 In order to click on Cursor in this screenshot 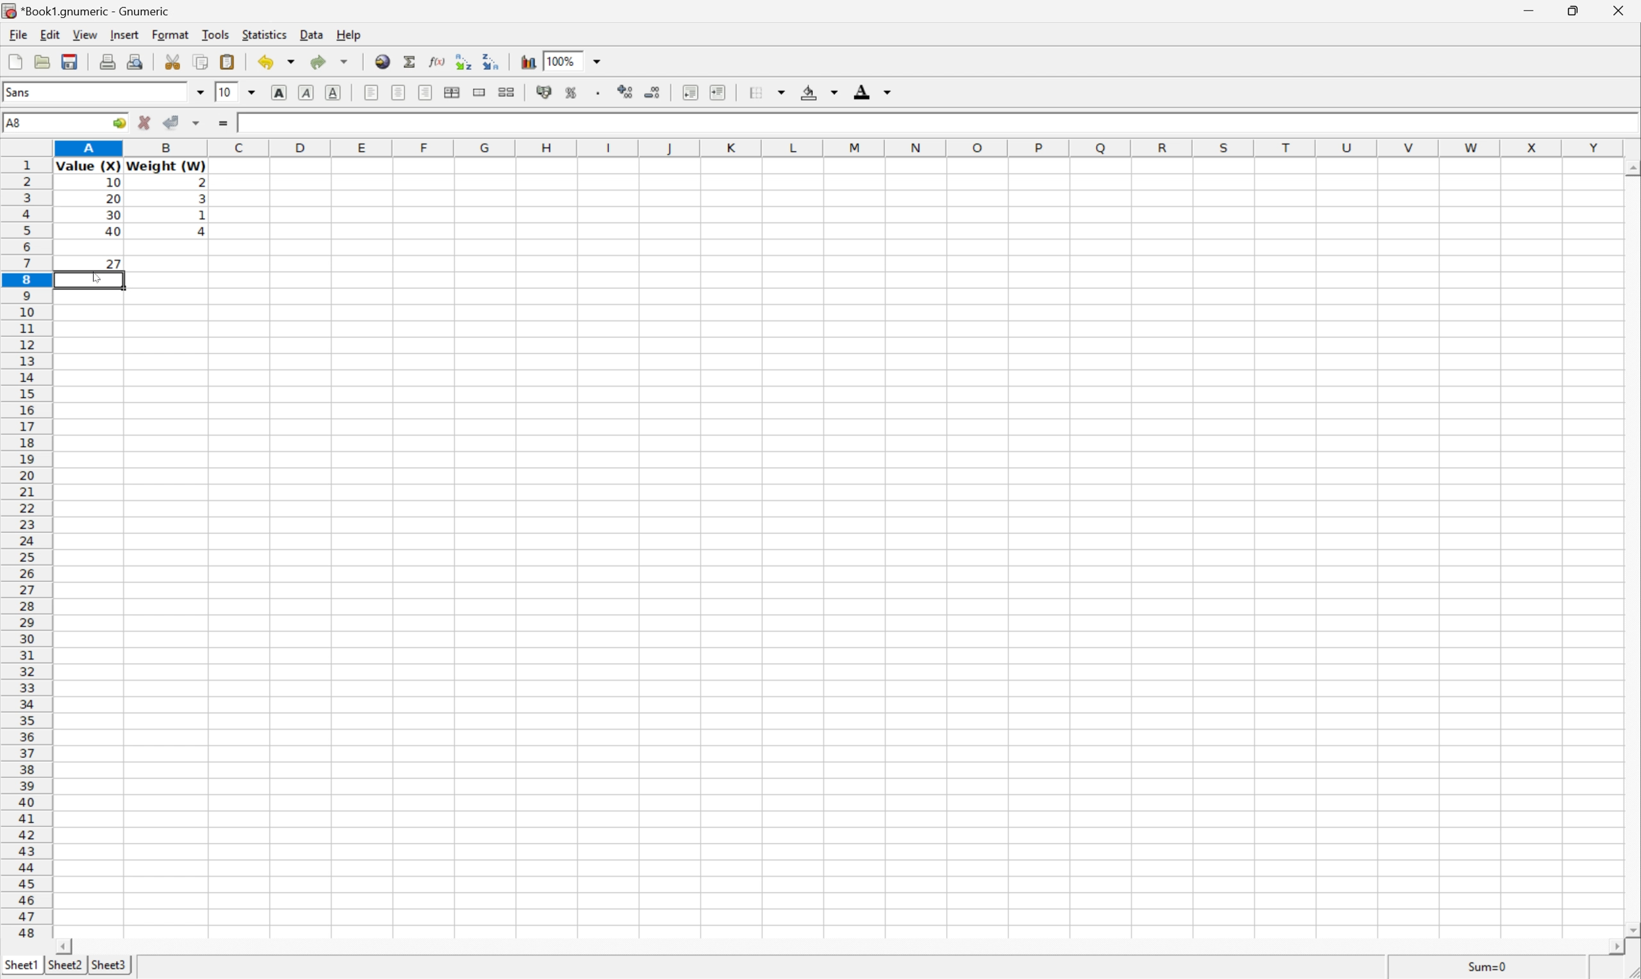, I will do `click(94, 280)`.